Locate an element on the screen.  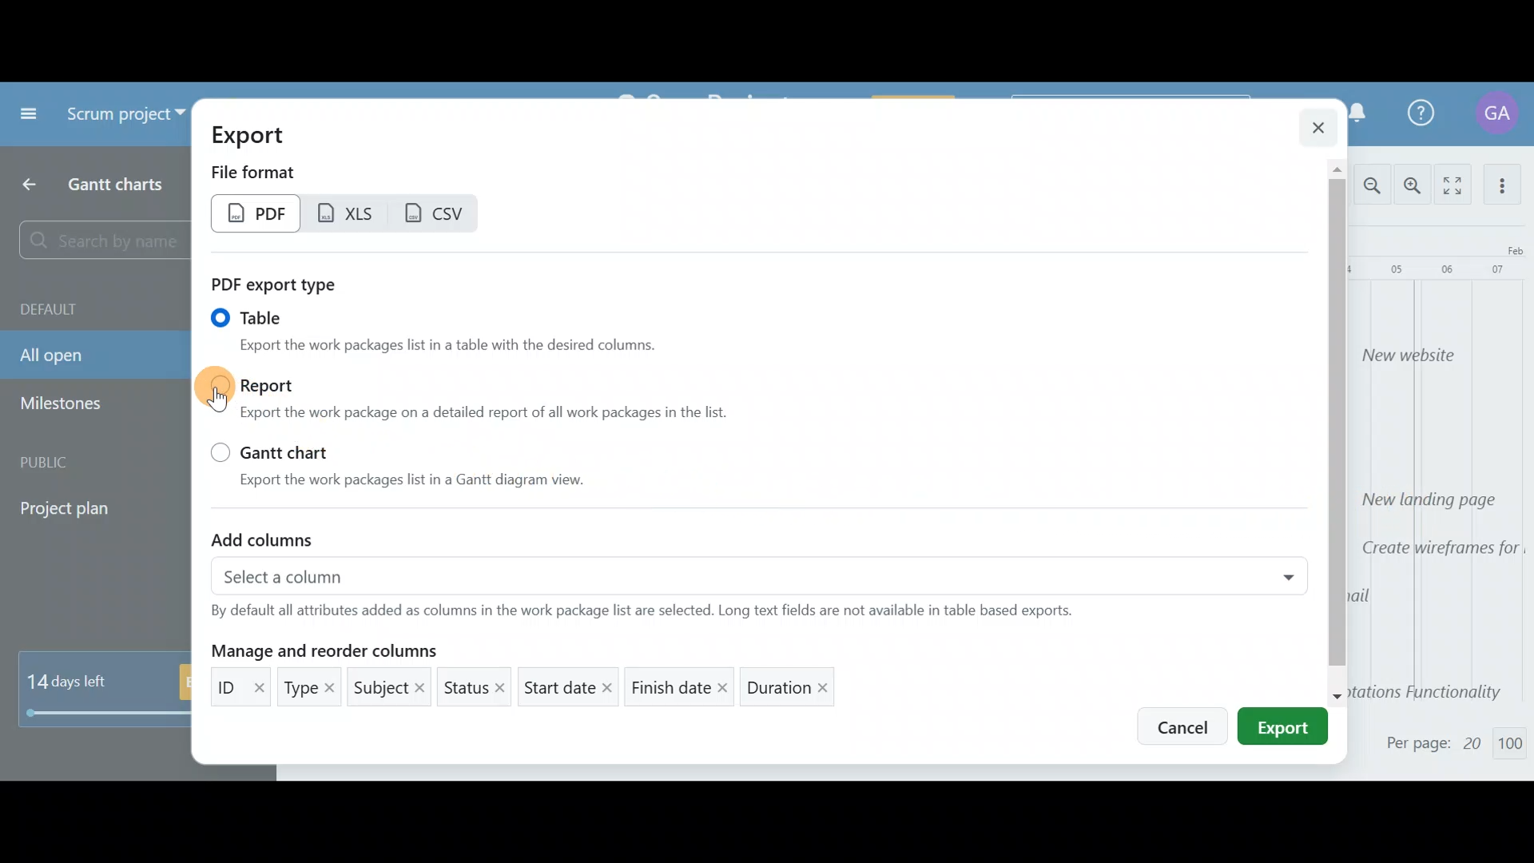
Milestones is located at coordinates (75, 405).